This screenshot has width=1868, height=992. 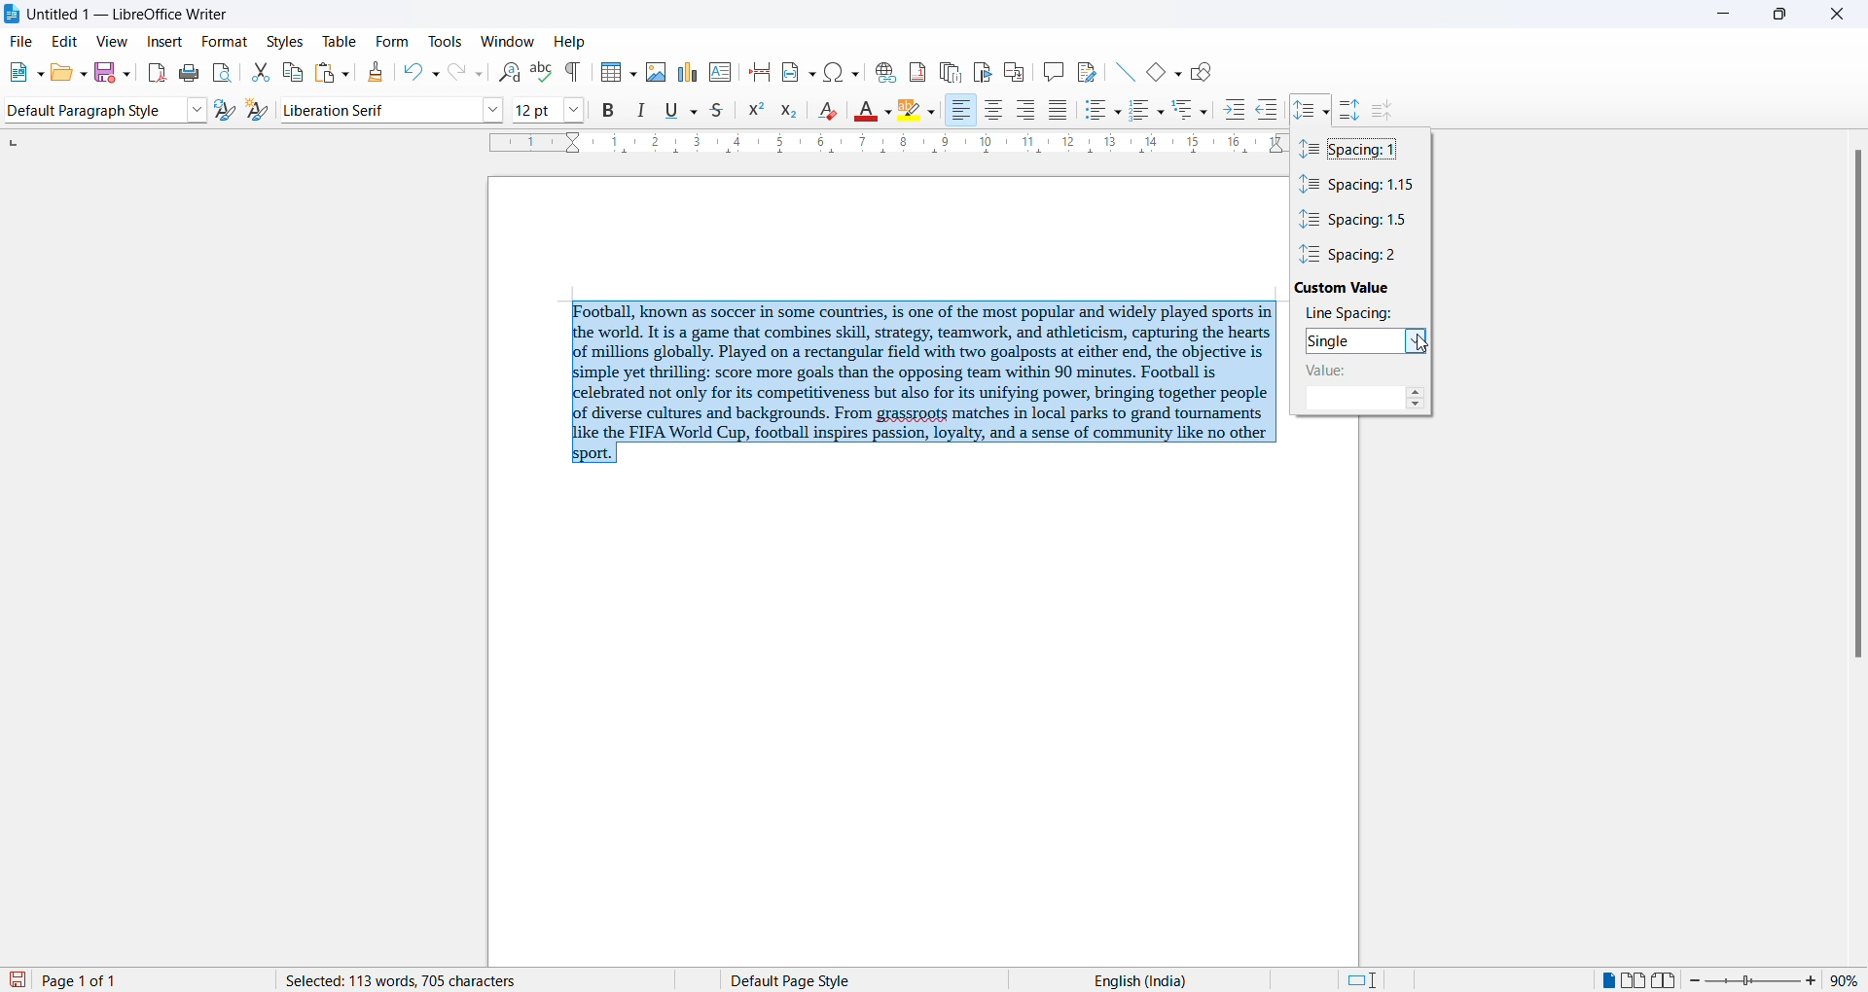 I want to click on toggle ordered list, so click(x=1140, y=111).